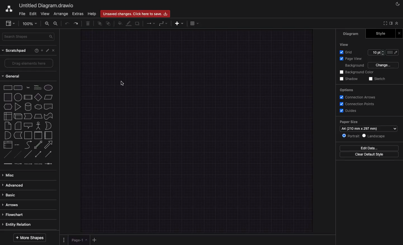 The width and height of the screenshot is (403, 245). What do you see at coordinates (49, 165) in the screenshot?
I see `connector with symbol` at bounding box center [49, 165].